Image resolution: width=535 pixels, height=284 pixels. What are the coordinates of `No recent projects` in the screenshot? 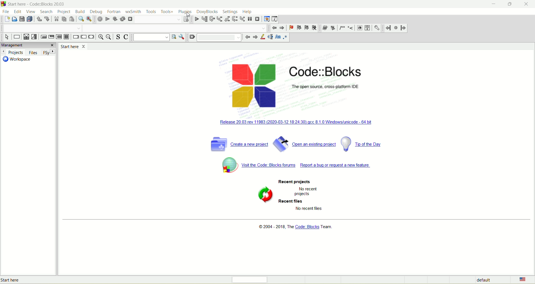 It's located at (305, 191).